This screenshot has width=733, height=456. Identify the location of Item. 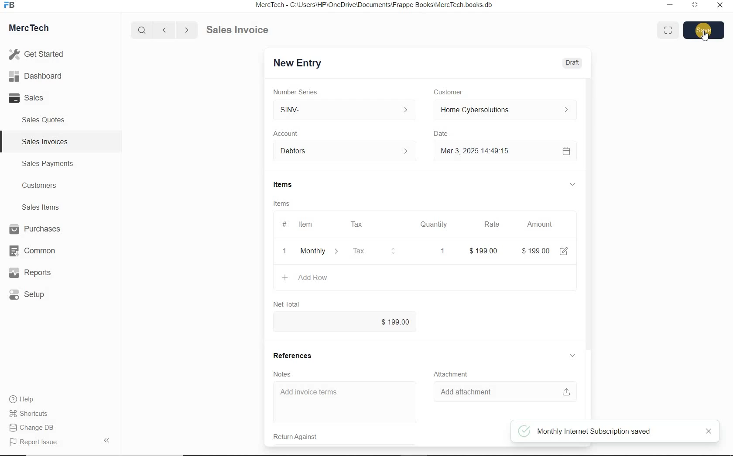
(306, 225).